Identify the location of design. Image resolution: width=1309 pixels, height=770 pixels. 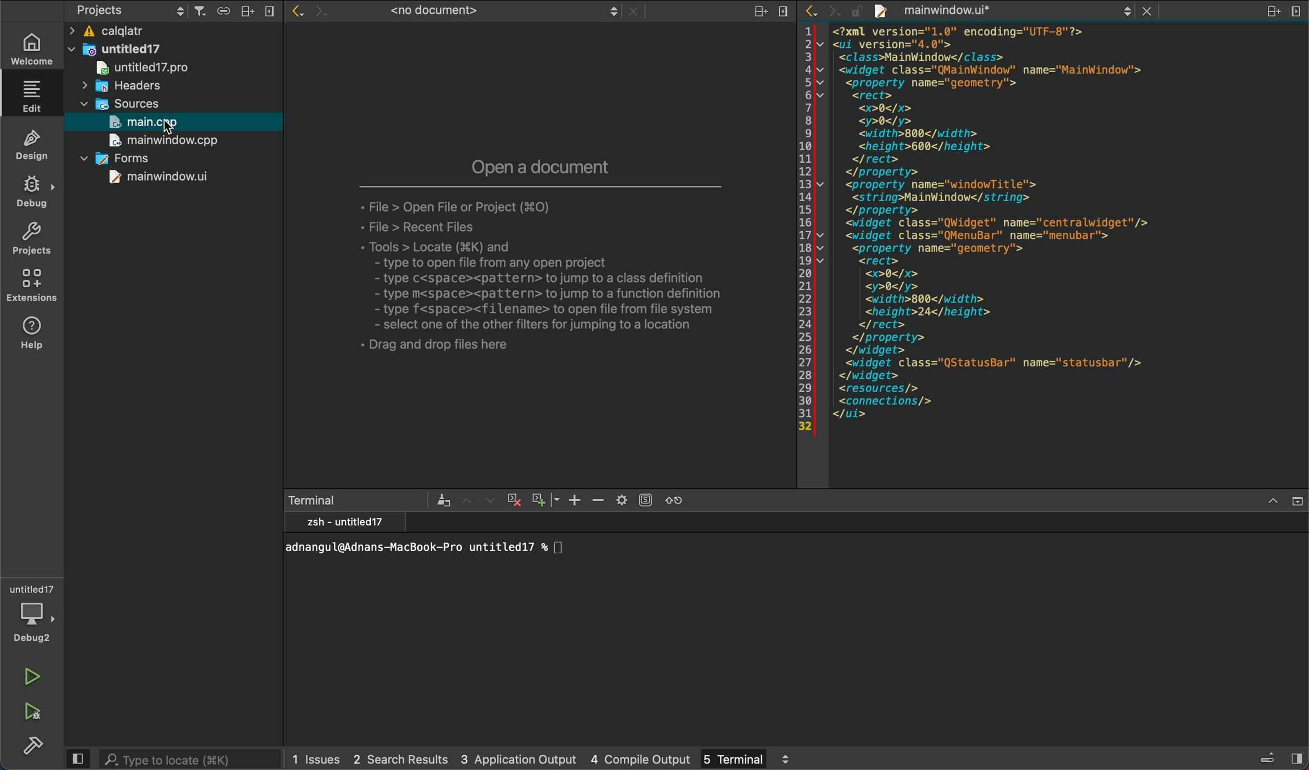
(33, 143).